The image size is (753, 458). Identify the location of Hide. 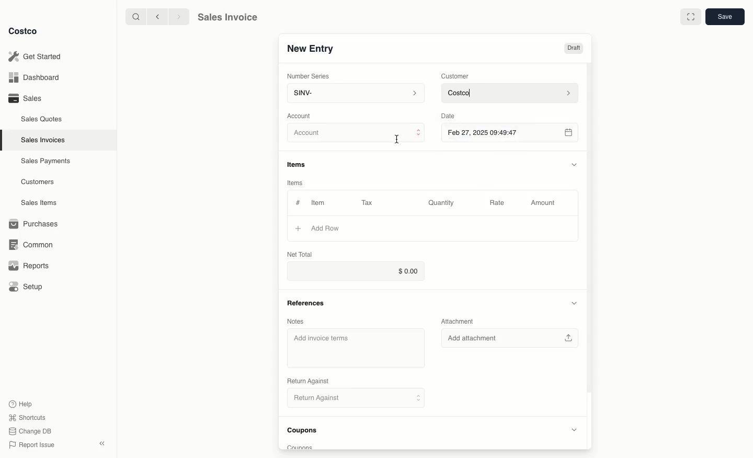
(574, 163).